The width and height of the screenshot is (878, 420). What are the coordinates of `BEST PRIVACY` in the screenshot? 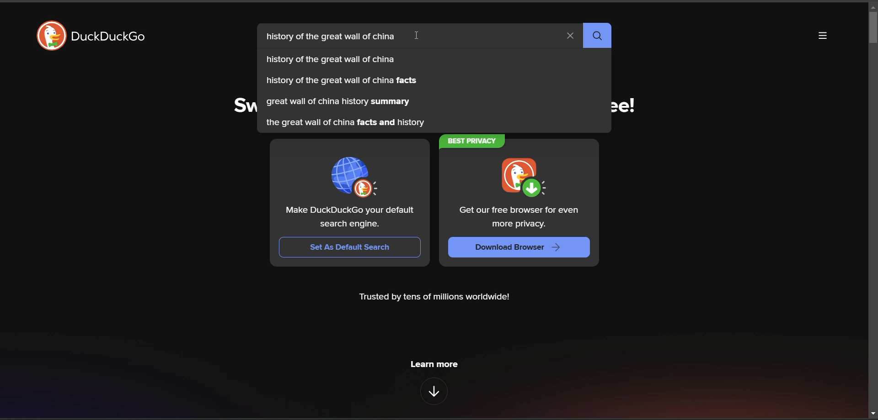 It's located at (474, 142).